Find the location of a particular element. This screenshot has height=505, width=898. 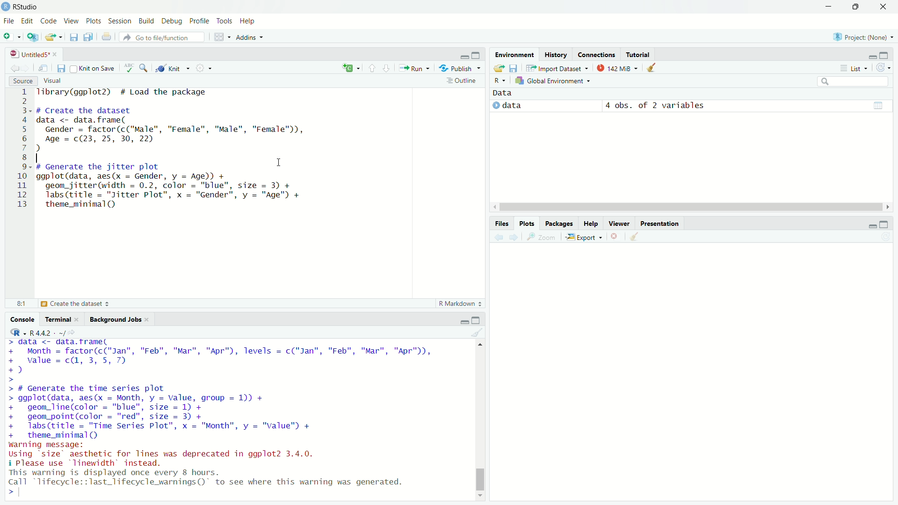

outline is located at coordinates (462, 81).